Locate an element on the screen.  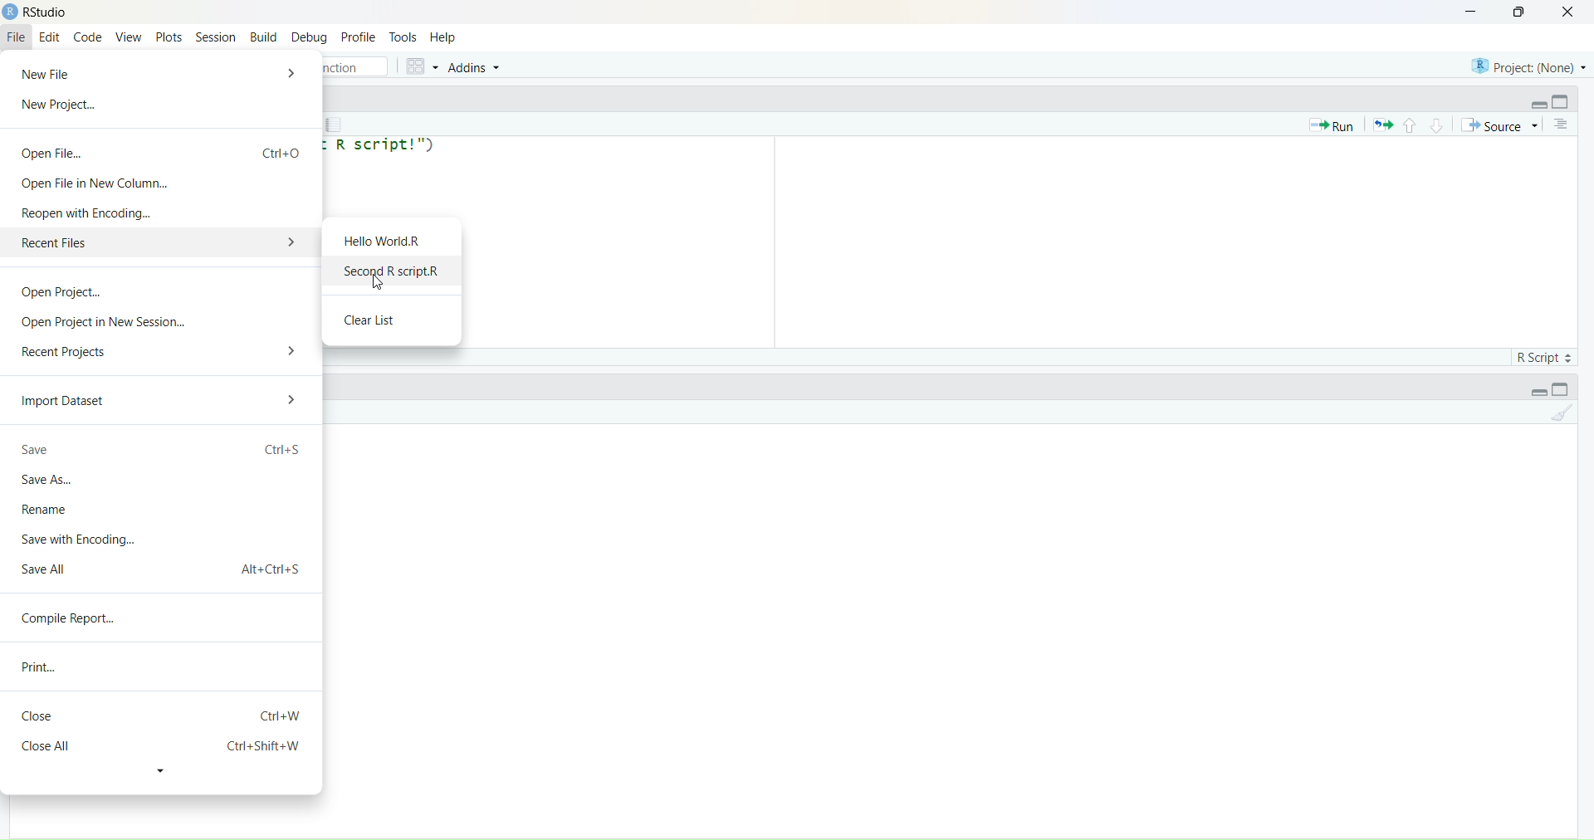
Second R script. is located at coordinates (390, 270).